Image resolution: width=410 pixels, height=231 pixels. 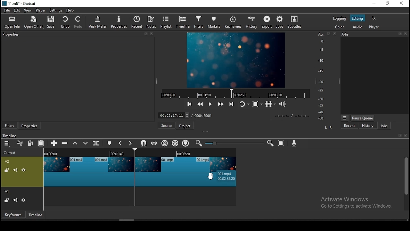 I want to click on properties, so click(x=30, y=126).